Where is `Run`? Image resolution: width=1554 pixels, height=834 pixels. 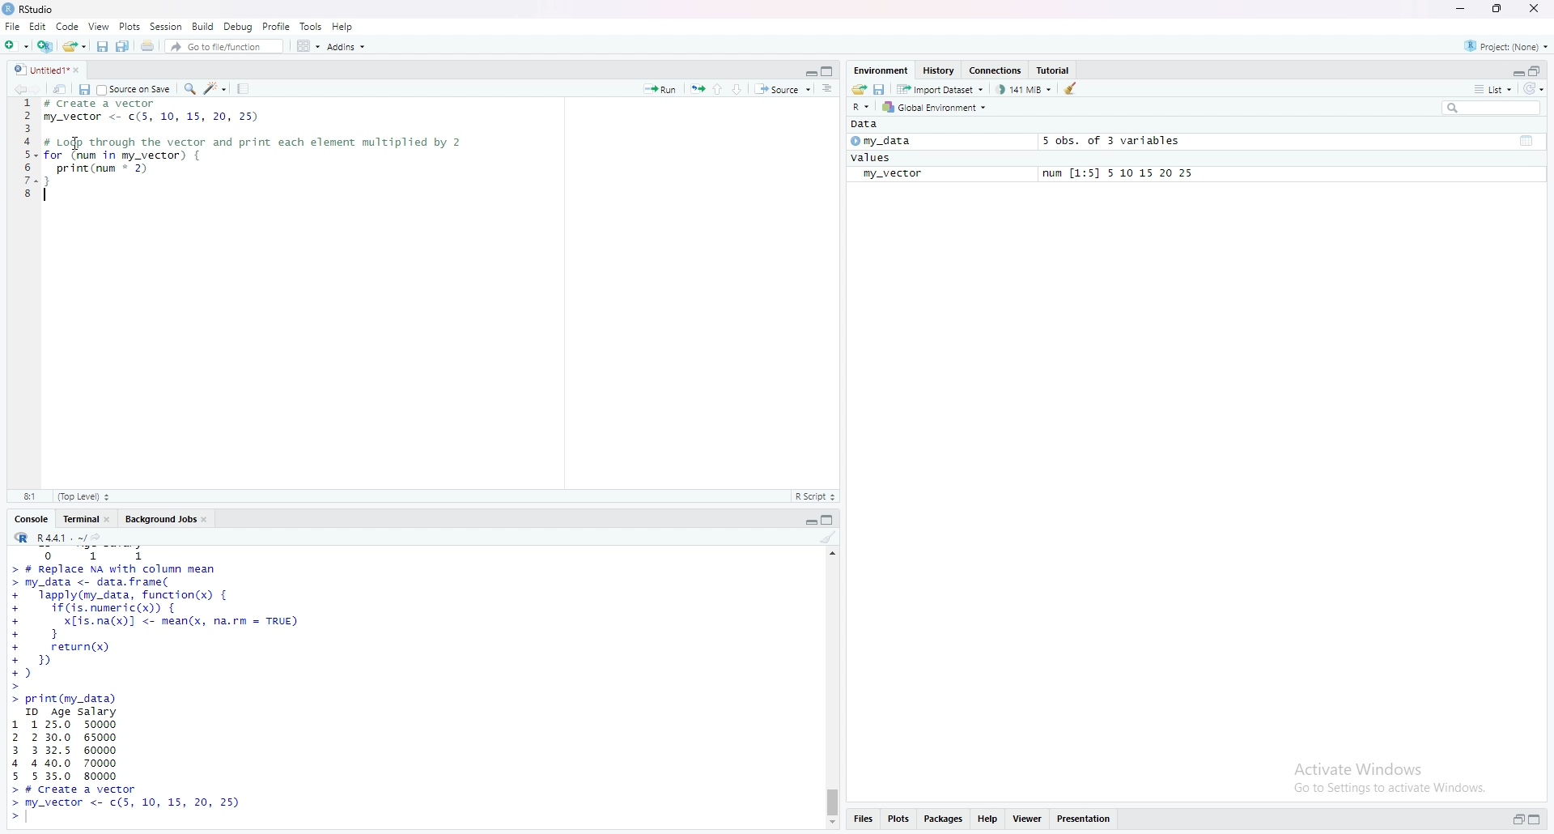
Run is located at coordinates (661, 88).